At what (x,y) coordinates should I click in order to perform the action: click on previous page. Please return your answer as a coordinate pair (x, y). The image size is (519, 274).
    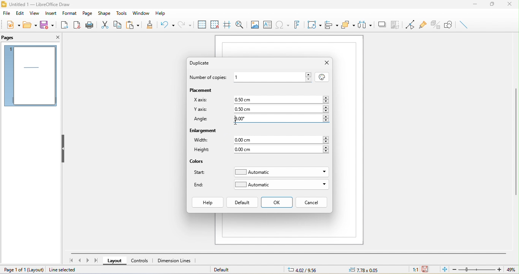
    Looking at the image, I should click on (80, 261).